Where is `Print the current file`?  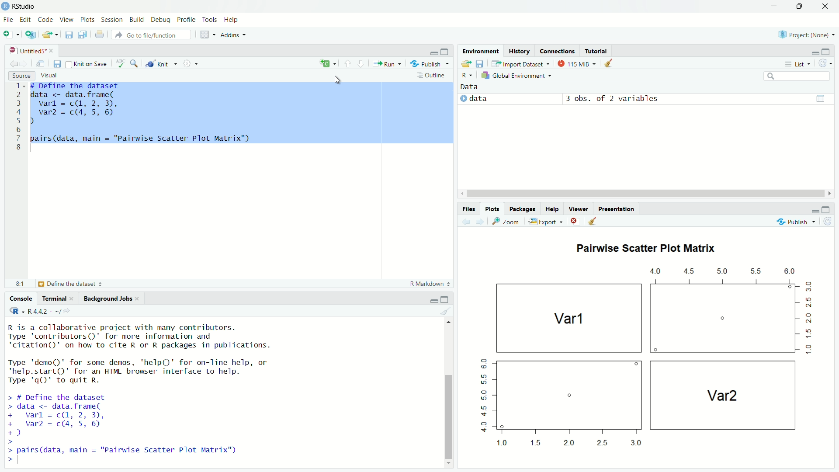
Print the current file is located at coordinates (99, 33).